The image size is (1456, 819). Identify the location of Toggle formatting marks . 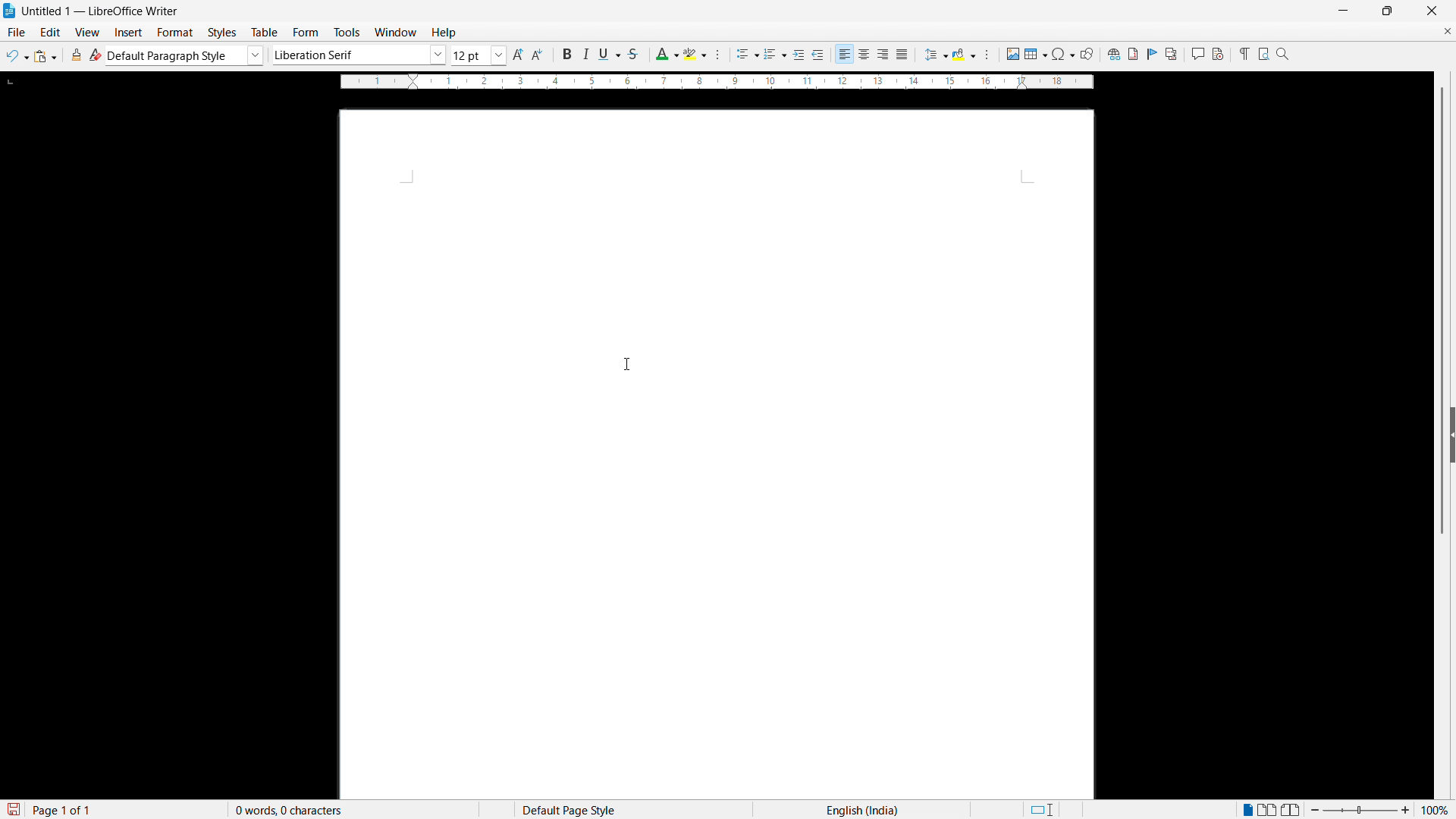
(1242, 53).